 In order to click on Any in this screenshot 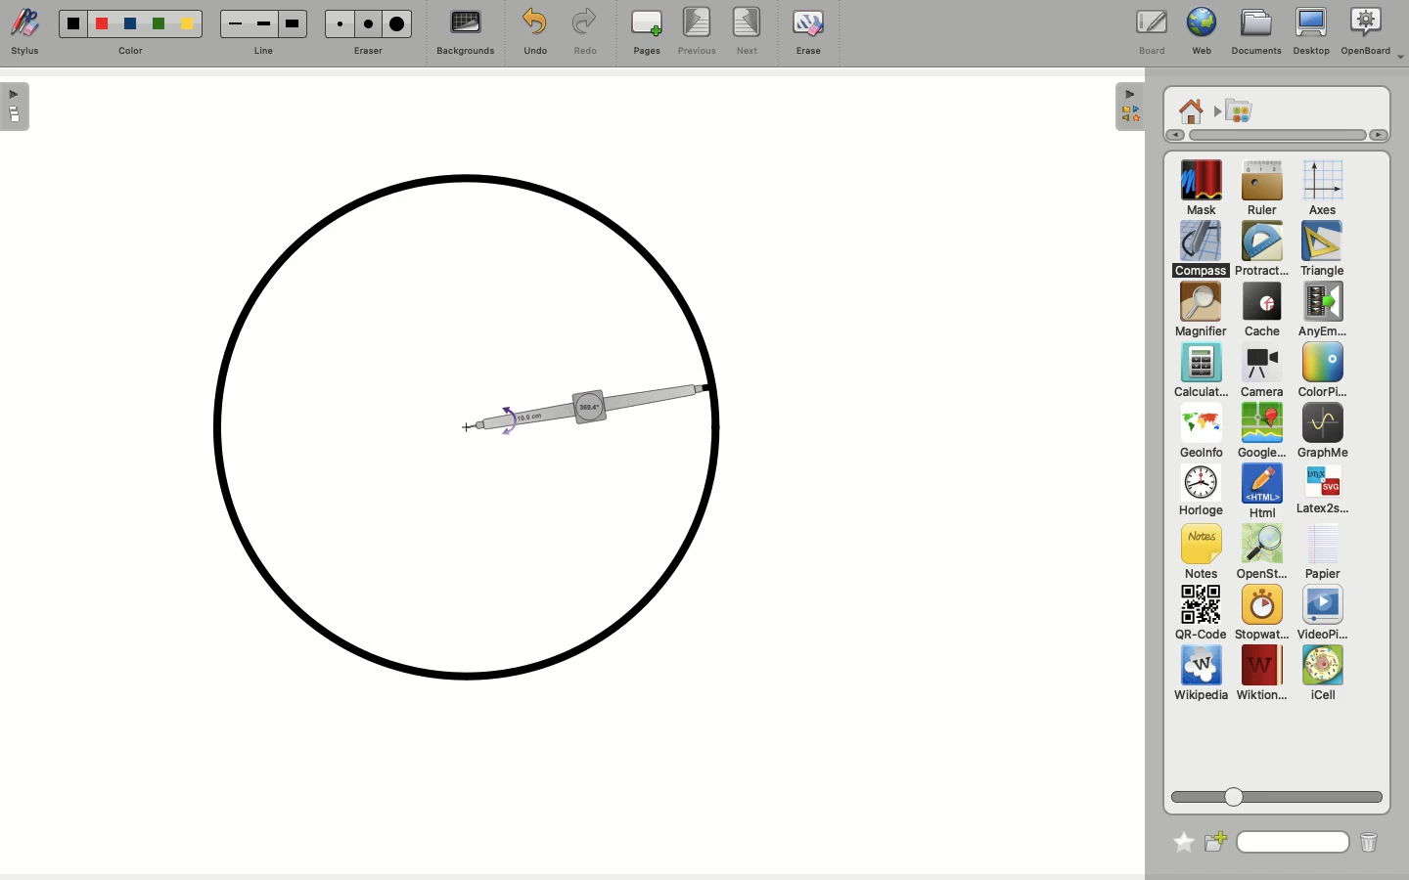, I will do `click(1322, 310)`.